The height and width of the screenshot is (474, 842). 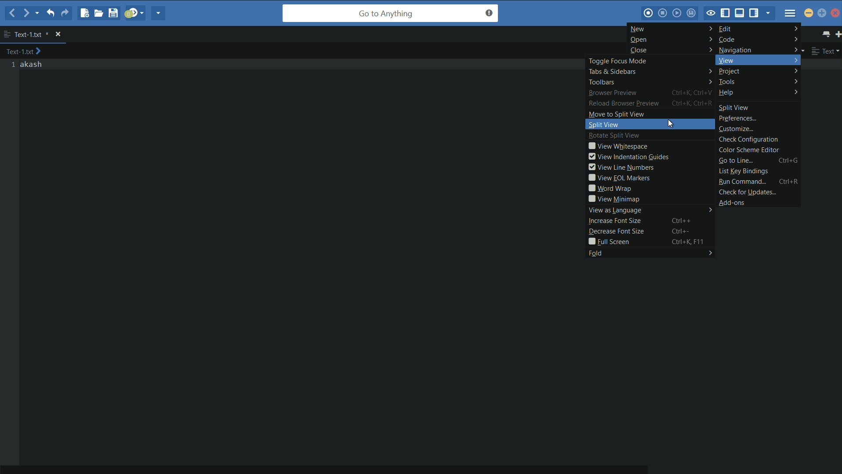 What do you see at coordinates (692, 12) in the screenshot?
I see `save macro to toolbox` at bounding box center [692, 12].